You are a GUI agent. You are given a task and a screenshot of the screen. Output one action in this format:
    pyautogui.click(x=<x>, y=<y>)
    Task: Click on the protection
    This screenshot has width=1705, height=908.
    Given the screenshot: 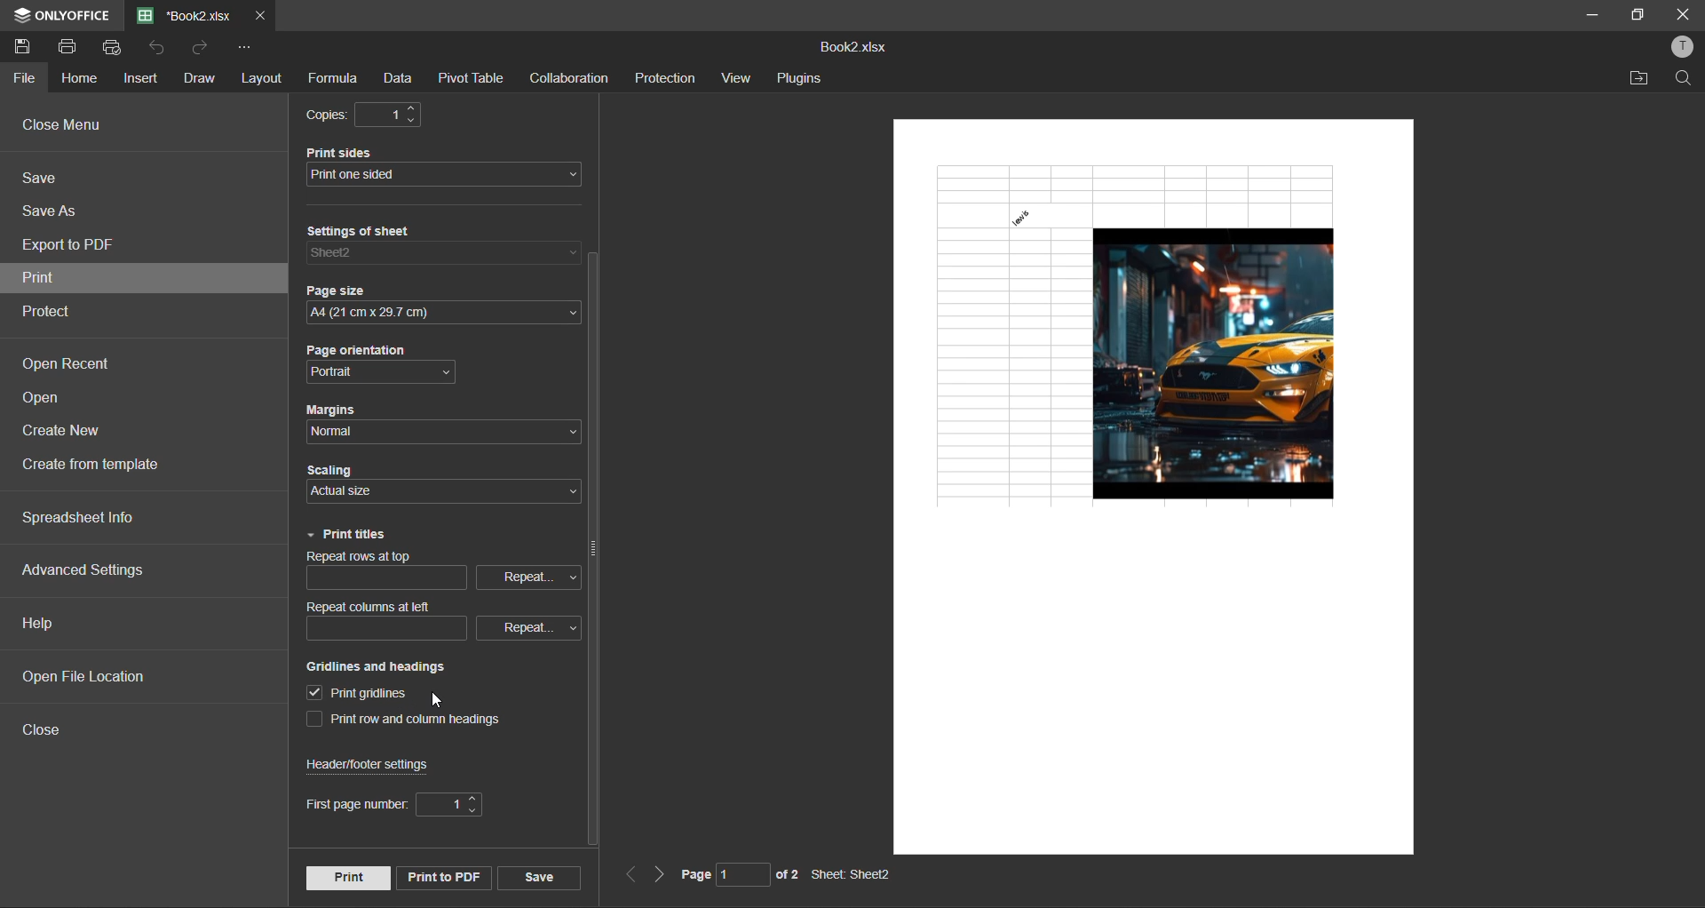 What is the action you would take?
    pyautogui.click(x=664, y=76)
    